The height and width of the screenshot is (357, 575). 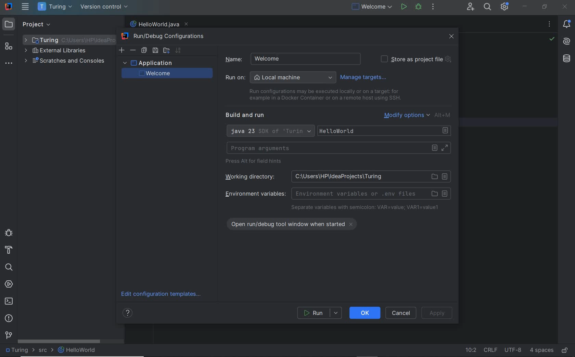 What do you see at coordinates (281, 78) in the screenshot?
I see `Run On` at bounding box center [281, 78].